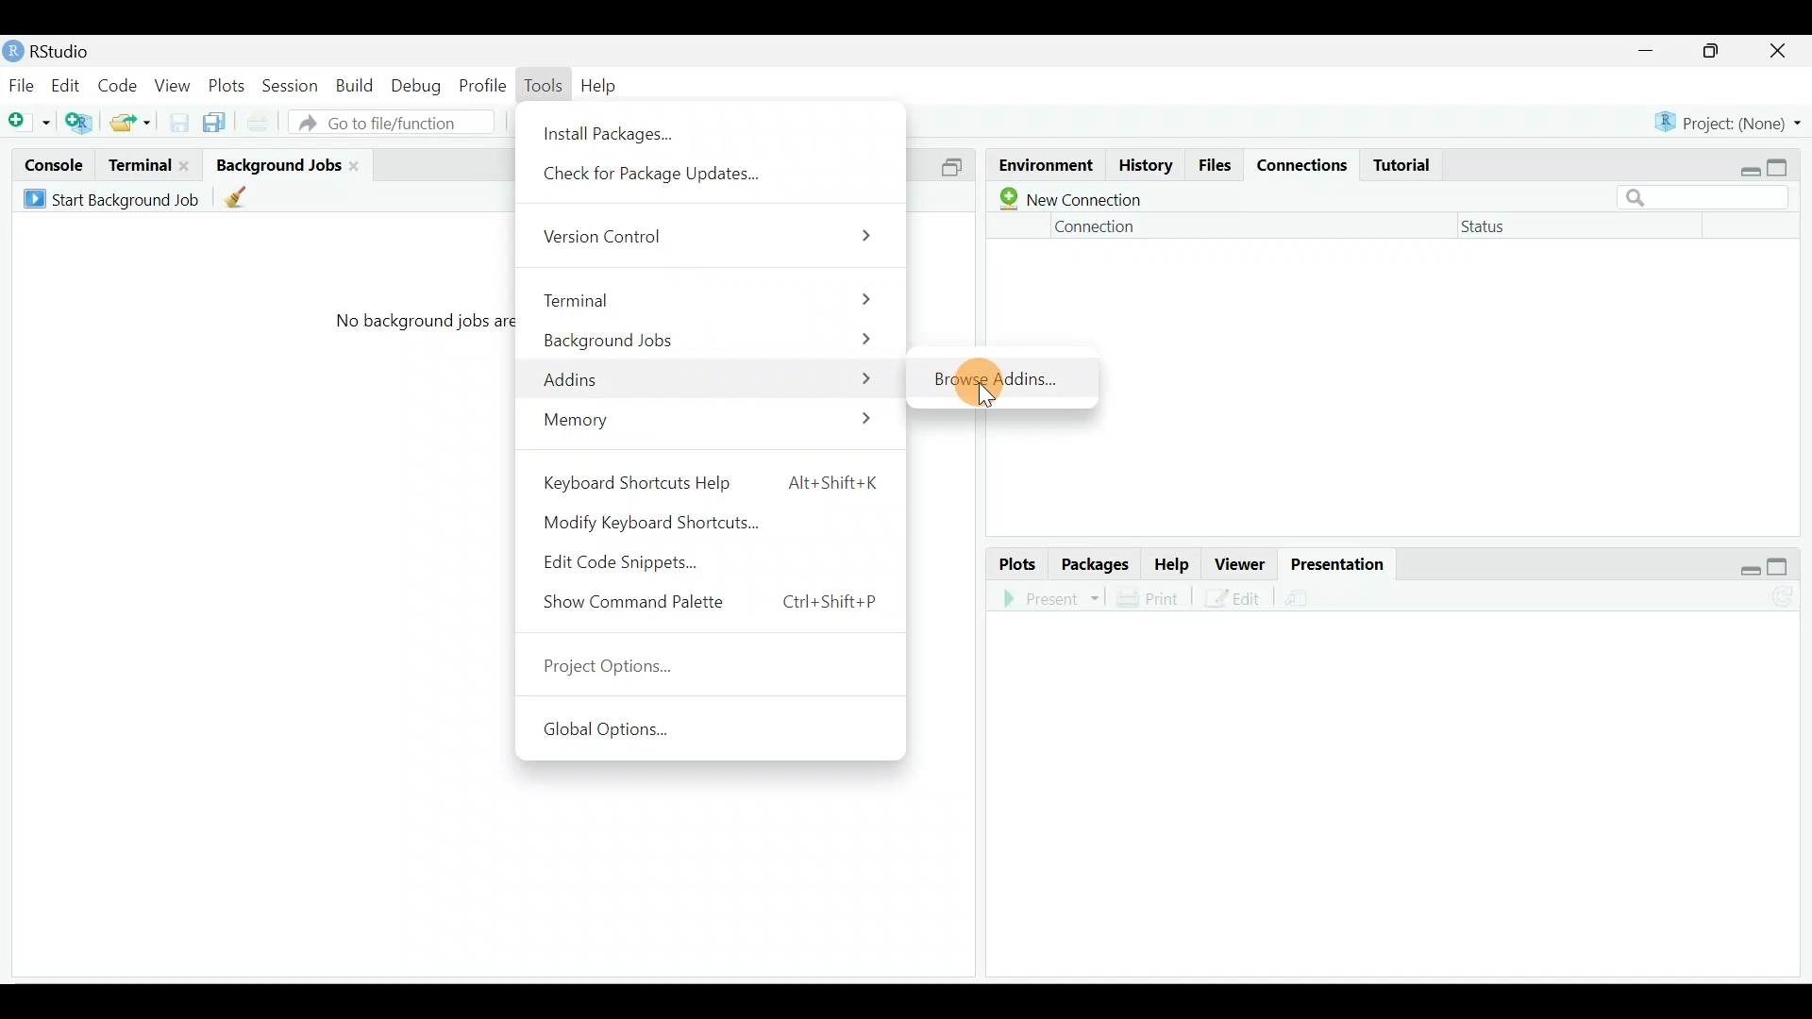  I want to click on Version Control >, so click(713, 238).